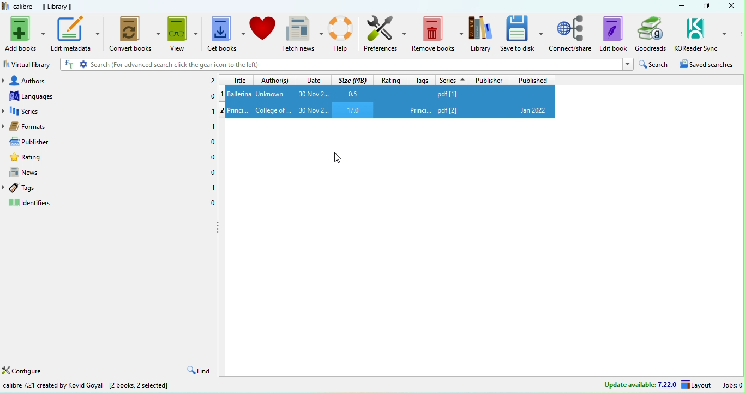 The image size is (745, 393). I want to click on authors, so click(44, 79).